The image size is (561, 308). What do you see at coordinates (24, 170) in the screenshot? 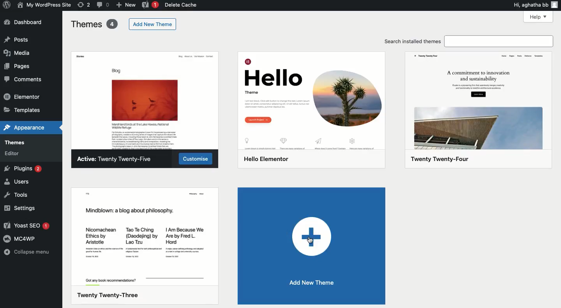
I see `Plugins 2` at bounding box center [24, 170].